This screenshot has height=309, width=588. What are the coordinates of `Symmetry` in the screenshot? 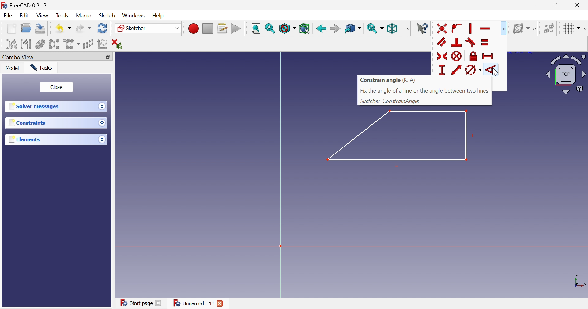 It's located at (55, 44).